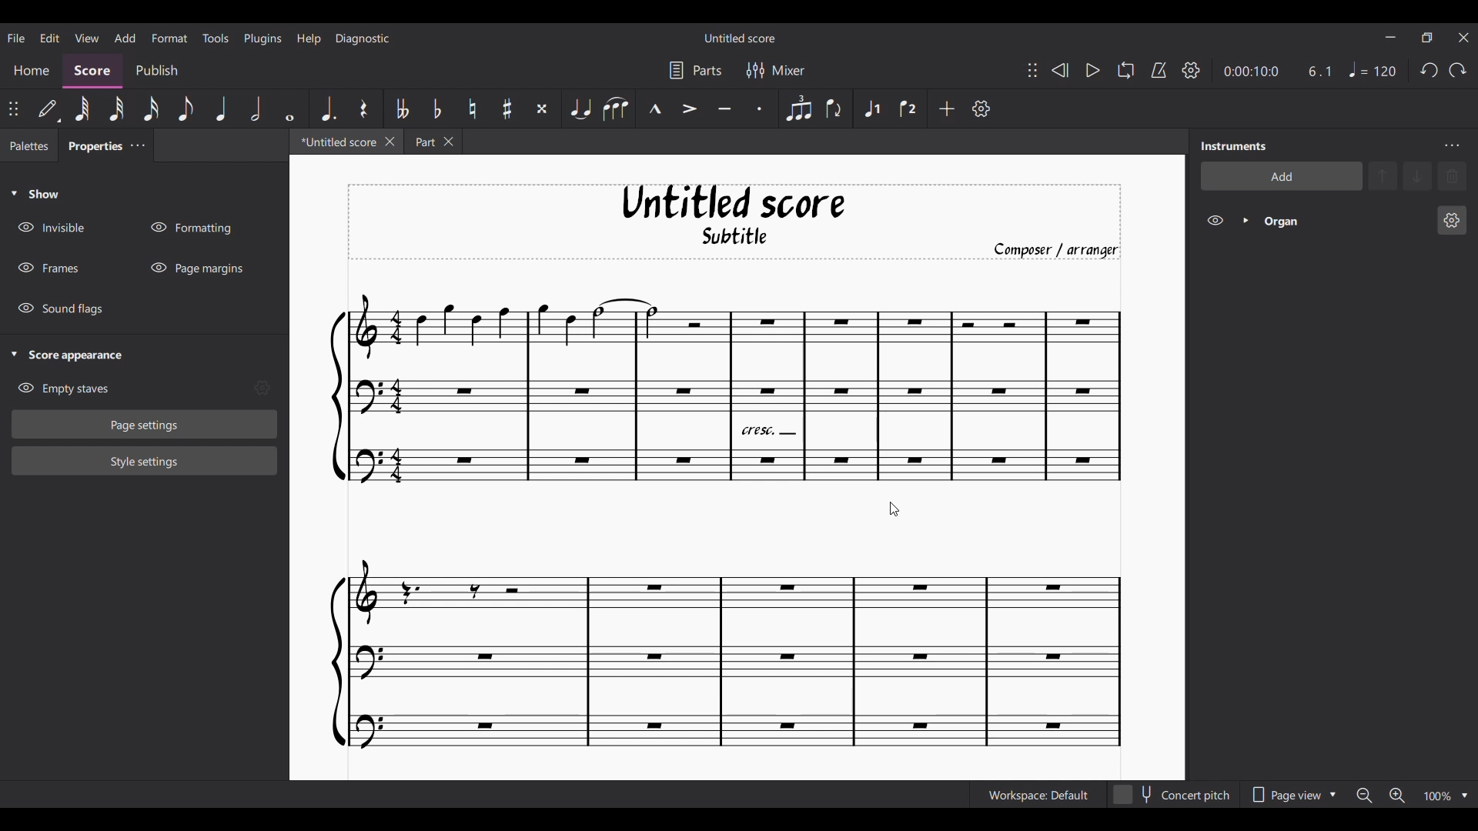 The width and height of the screenshot is (1478, 831). Describe the element at coordinates (774, 70) in the screenshot. I see `Mixer settings` at that location.